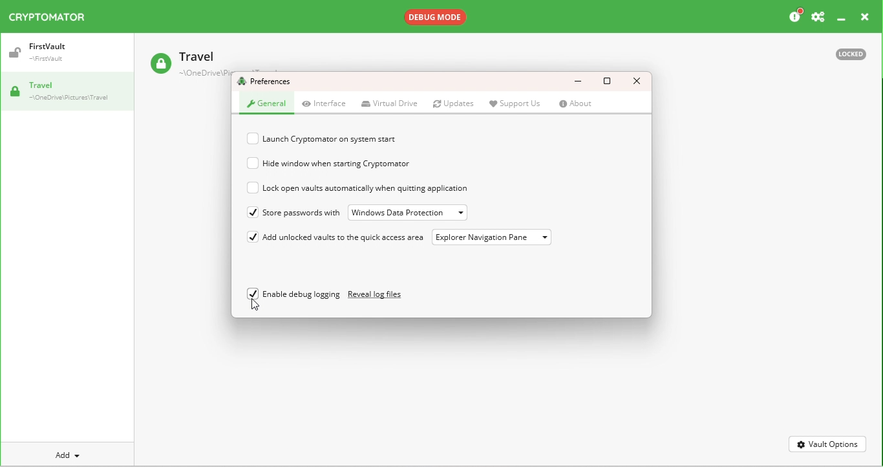 This screenshot has height=467, width=883. I want to click on General, so click(264, 107).